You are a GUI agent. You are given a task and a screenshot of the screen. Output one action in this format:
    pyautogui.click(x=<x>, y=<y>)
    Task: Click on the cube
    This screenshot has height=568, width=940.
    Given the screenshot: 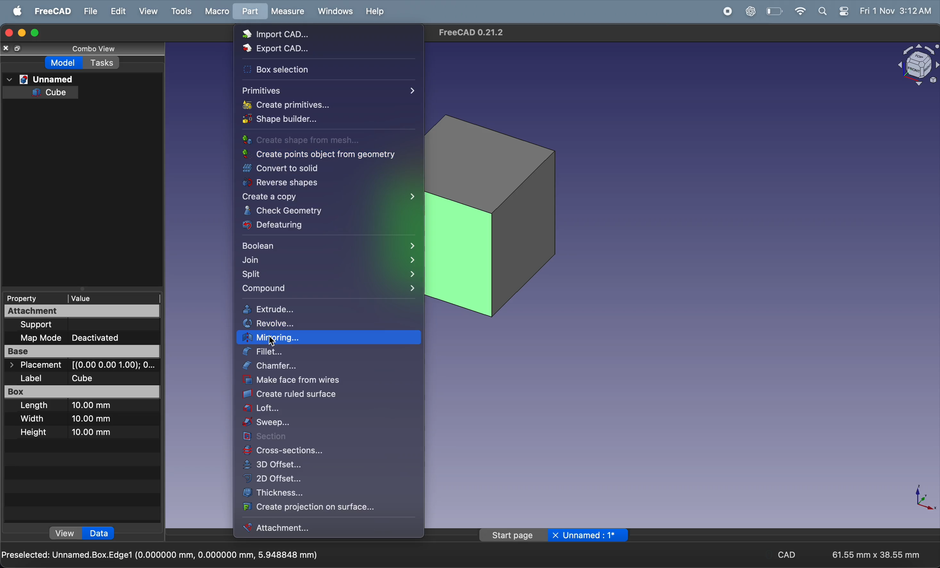 What is the action you would take?
    pyautogui.click(x=55, y=92)
    